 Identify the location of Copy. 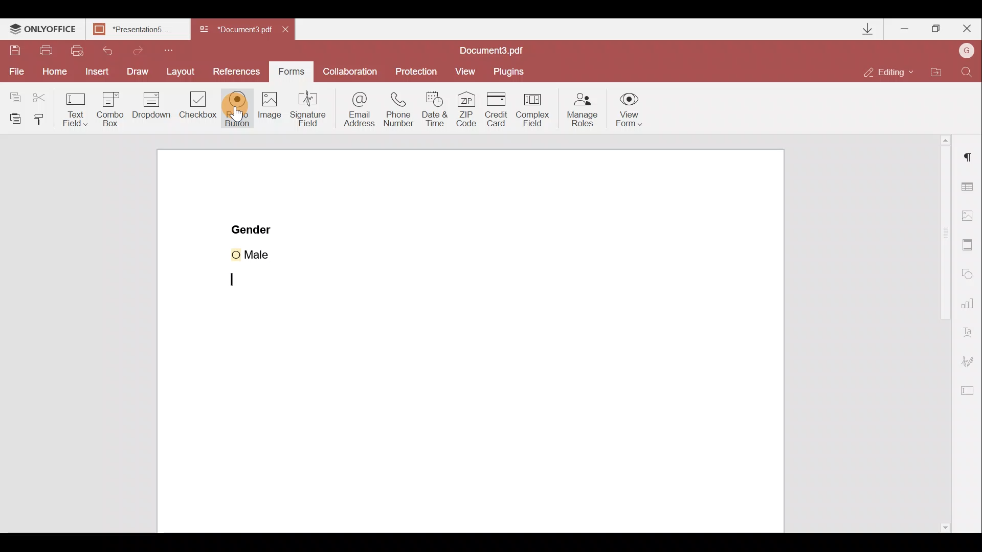
(13, 94).